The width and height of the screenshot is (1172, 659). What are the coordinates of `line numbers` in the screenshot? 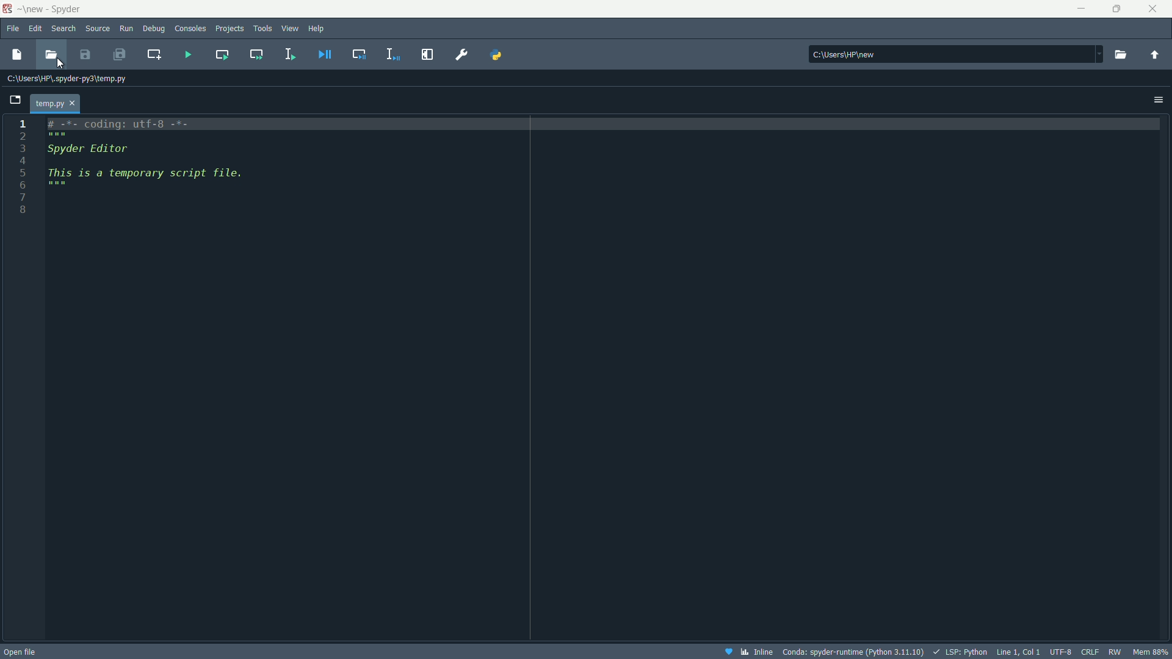 It's located at (22, 171).